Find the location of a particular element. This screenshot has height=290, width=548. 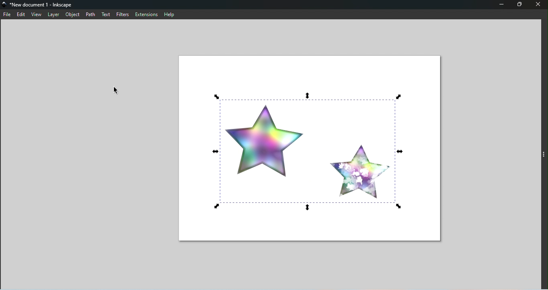

Close is located at coordinates (538, 5).